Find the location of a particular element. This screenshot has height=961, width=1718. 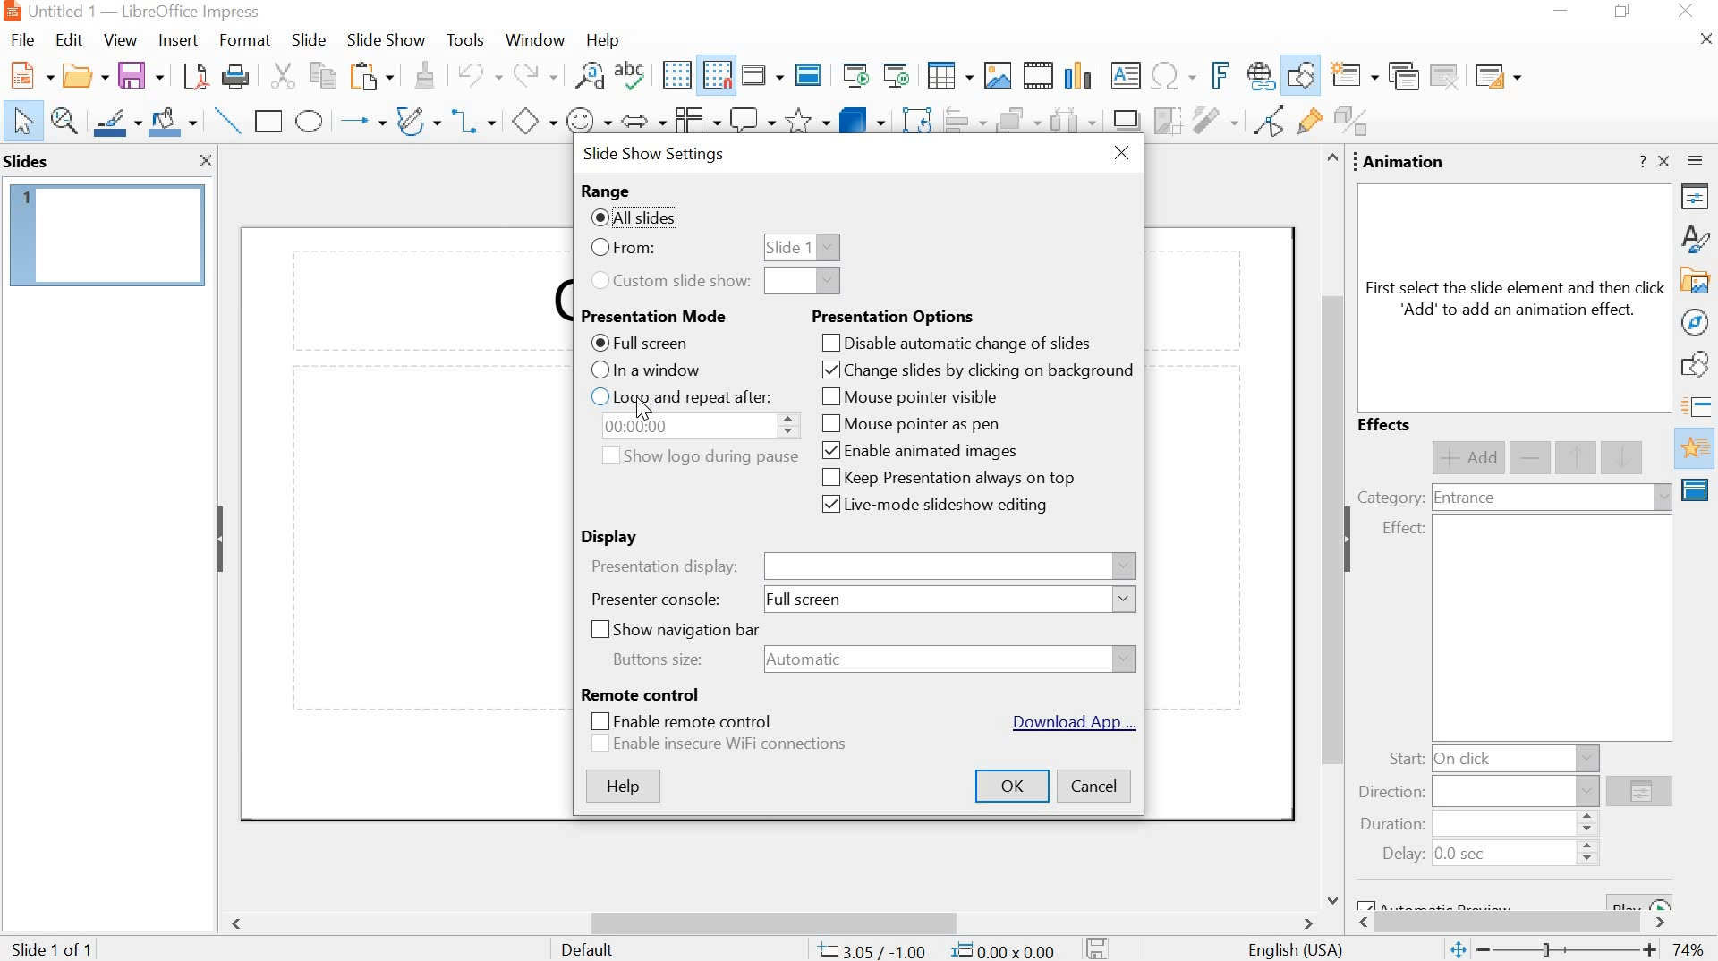

mouse pointer as pen is located at coordinates (910, 424).